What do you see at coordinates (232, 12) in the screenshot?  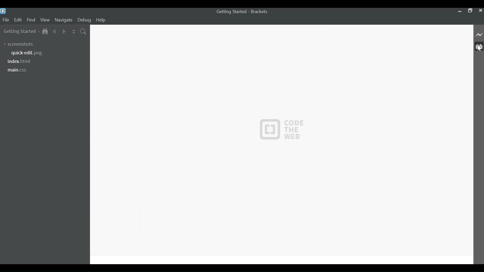 I see `Getting Started - Brackets` at bounding box center [232, 12].